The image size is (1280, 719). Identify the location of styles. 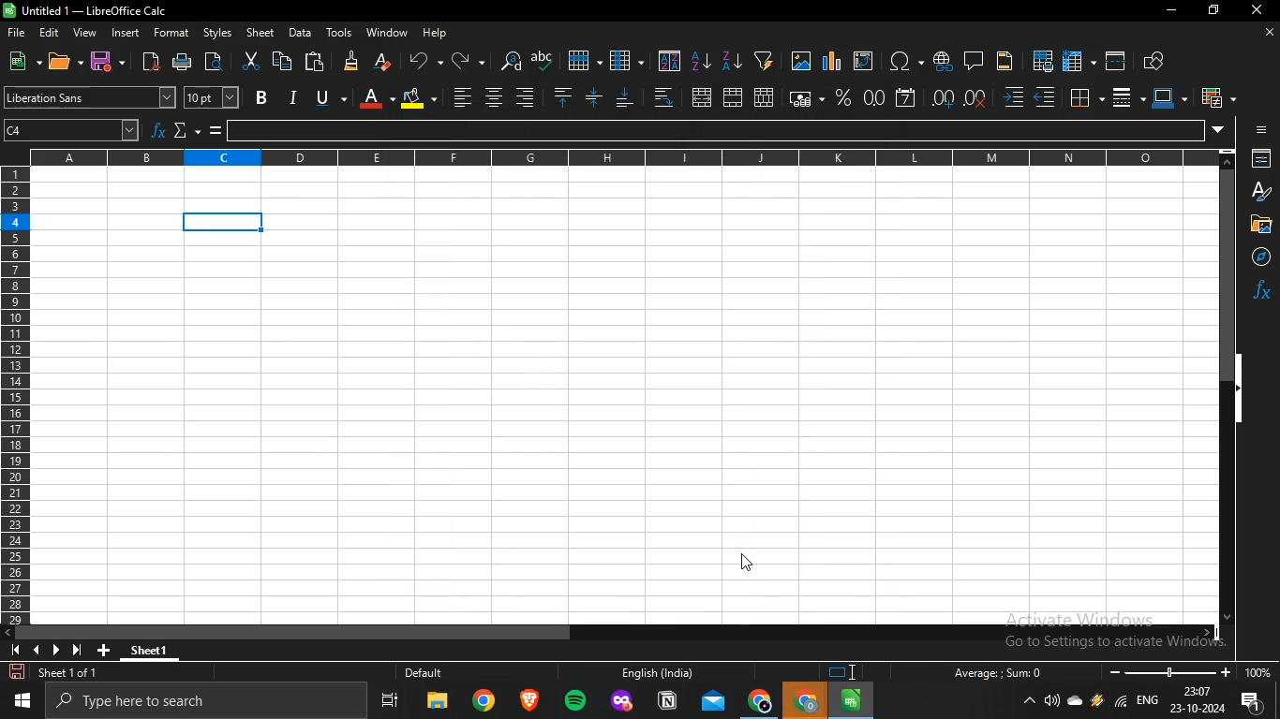
(216, 34).